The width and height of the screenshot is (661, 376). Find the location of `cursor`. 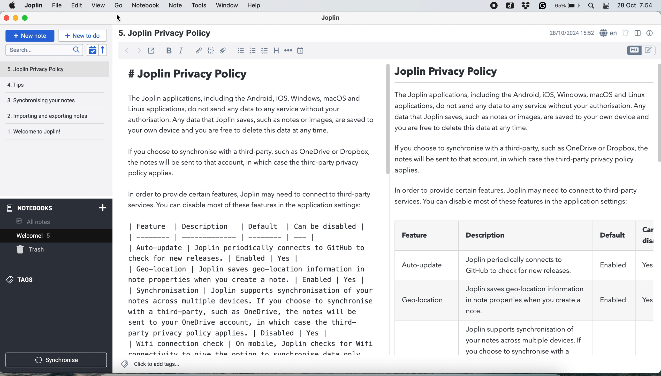

cursor is located at coordinates (117, 18).